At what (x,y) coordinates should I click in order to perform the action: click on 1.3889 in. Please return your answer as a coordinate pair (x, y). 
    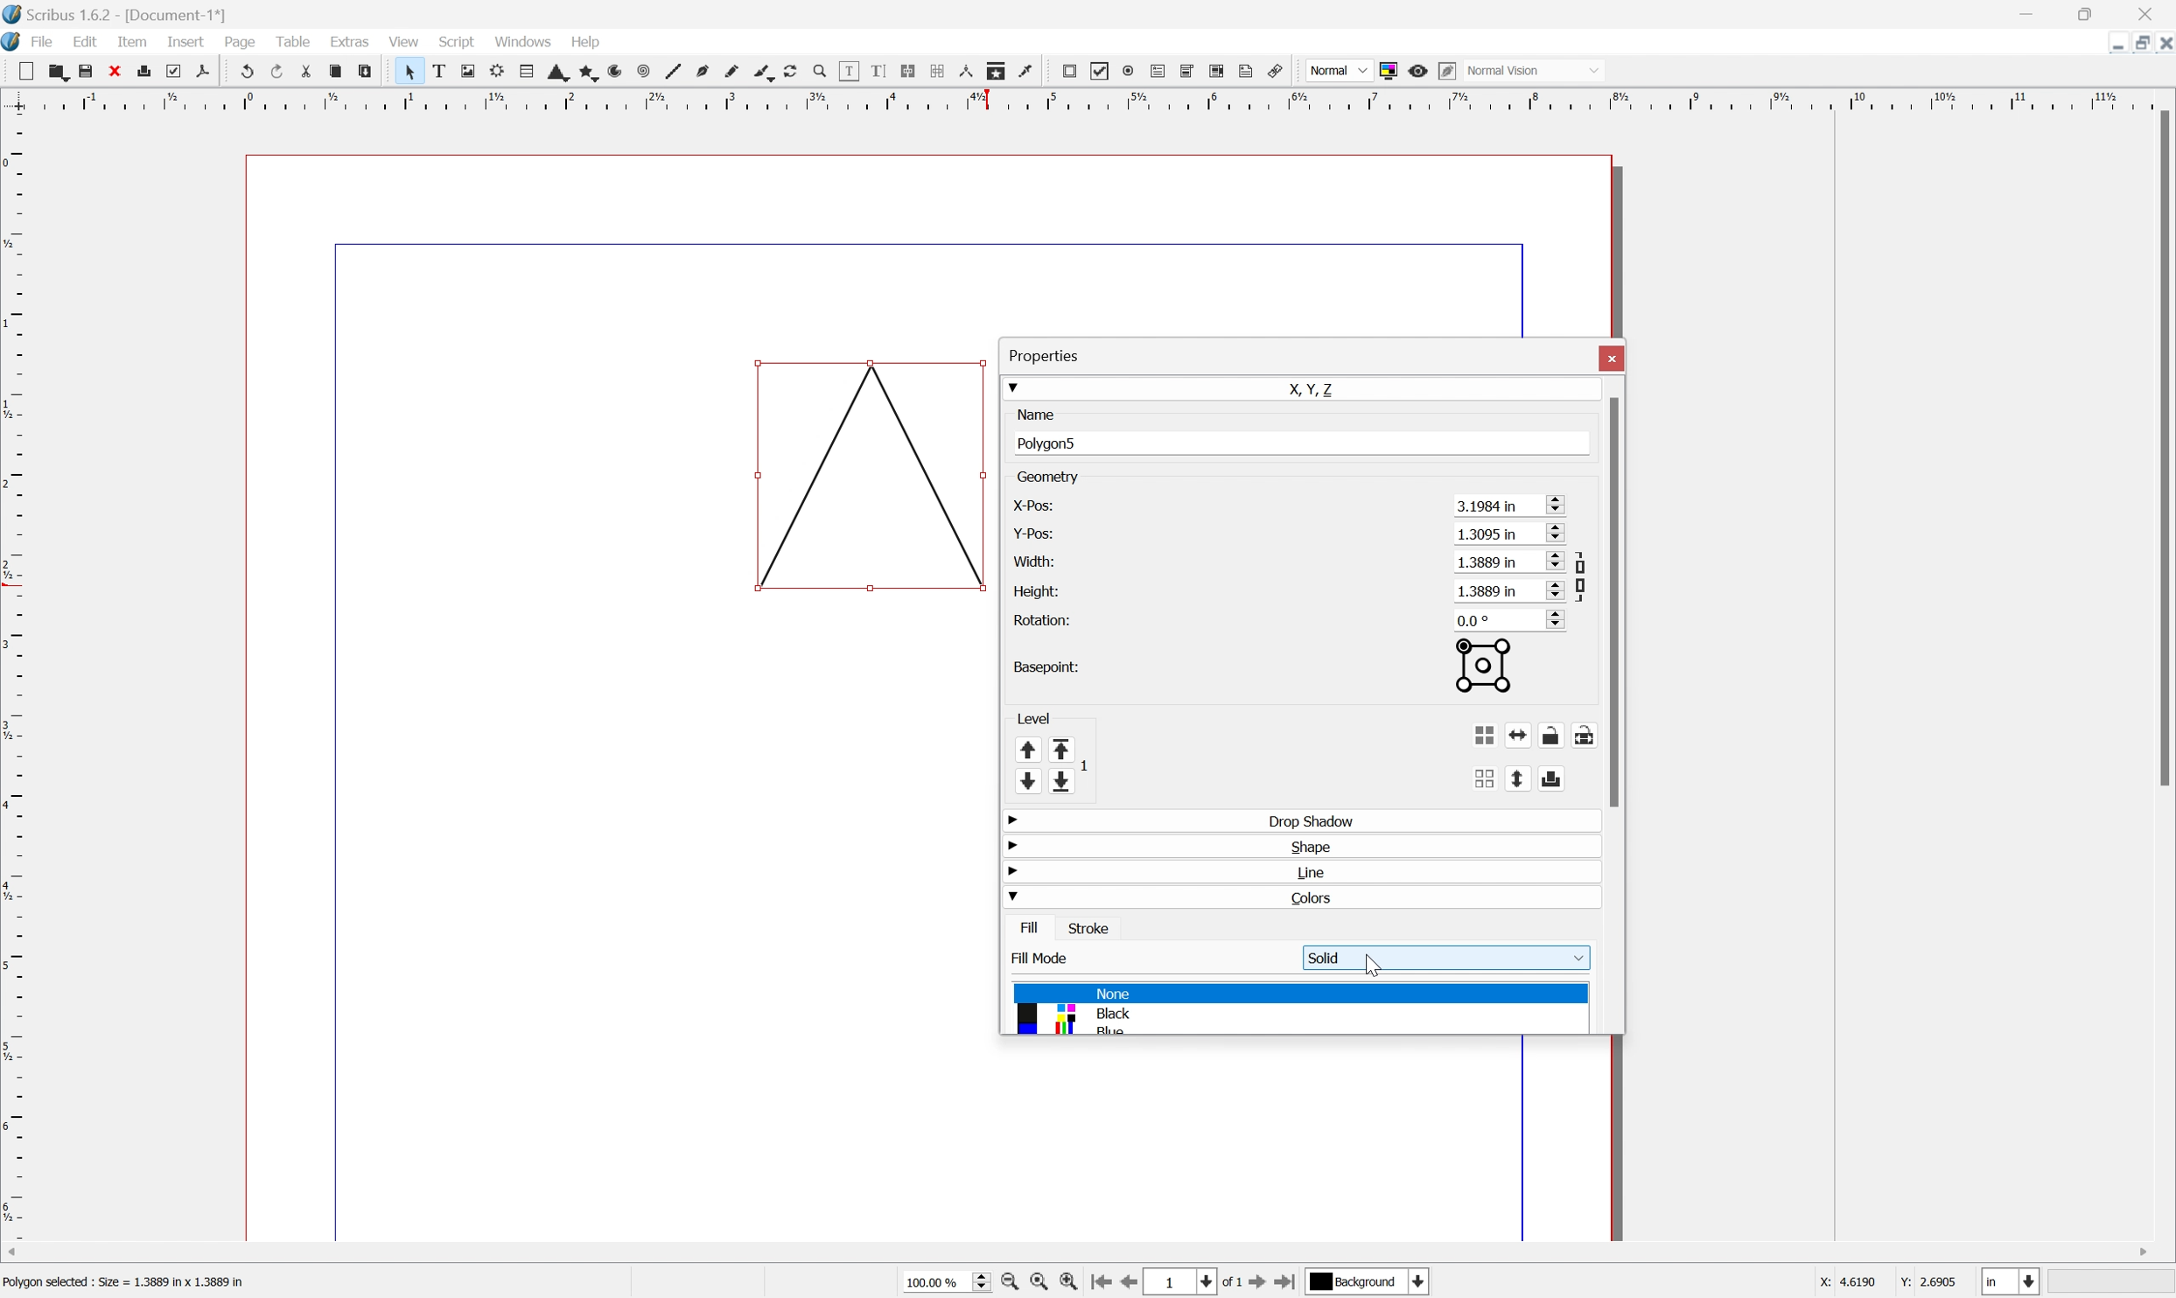
    Looking at the image, I should click on (1508, 562).